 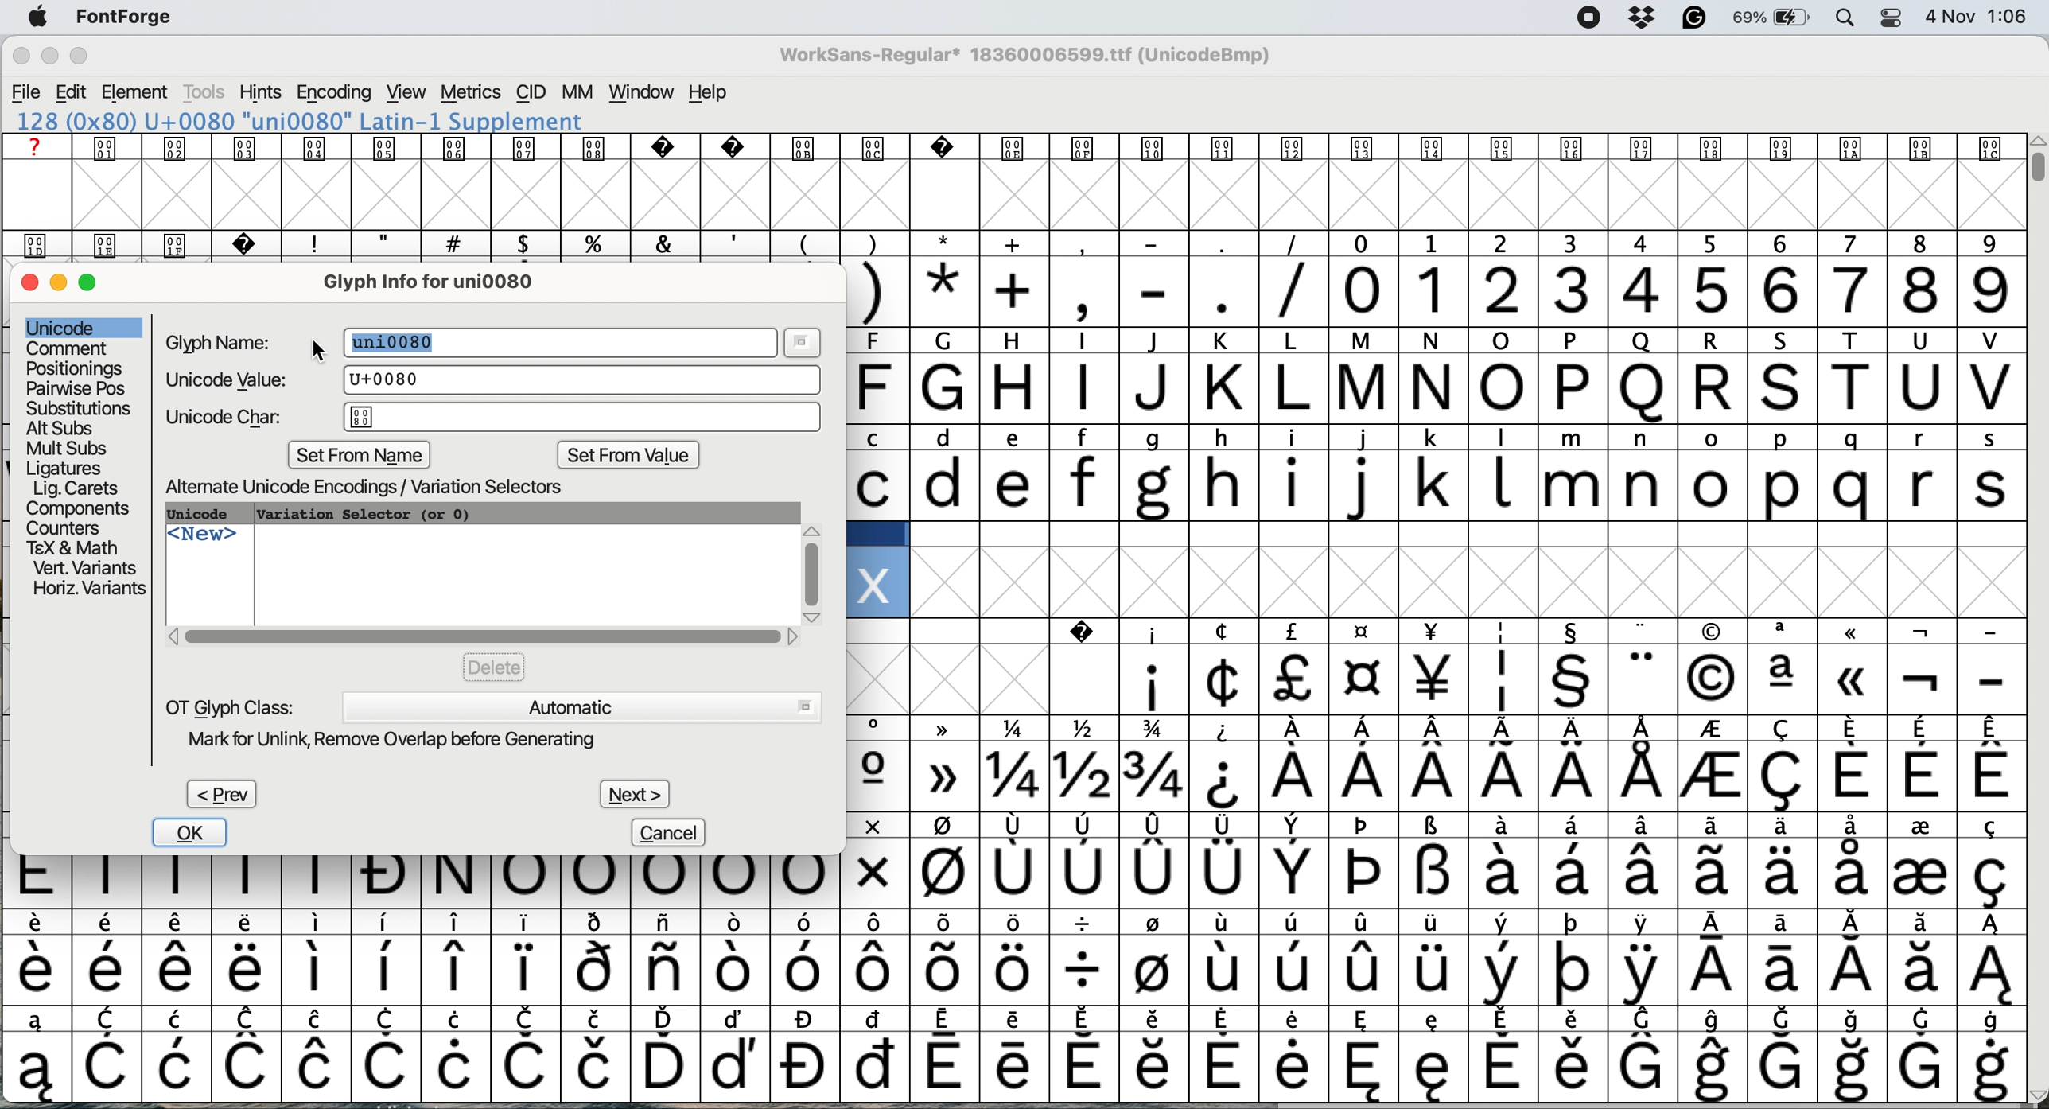 What do you see at coordinates (383, 488) in the screenshot?
I see `alternate unicode encodings variation selectors` at bounding box center [383, 488].